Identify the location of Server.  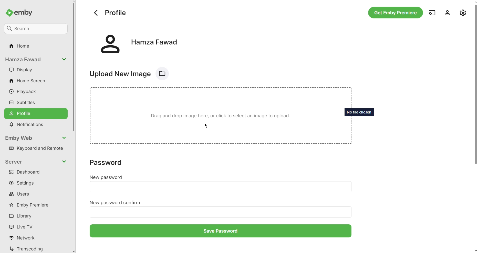
(36, 161).